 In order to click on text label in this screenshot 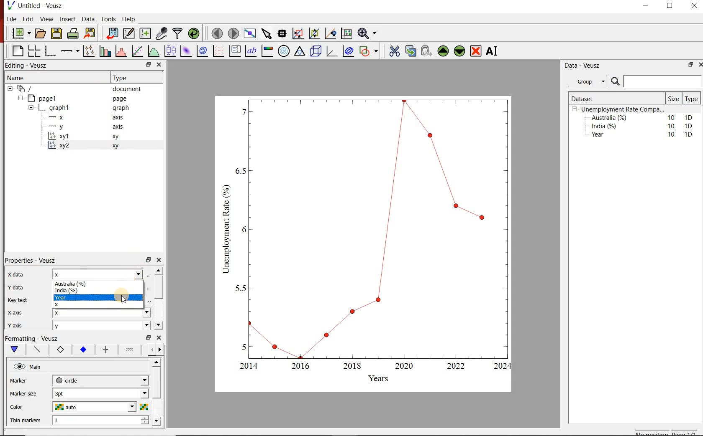, I will do `click(251, 51)`.